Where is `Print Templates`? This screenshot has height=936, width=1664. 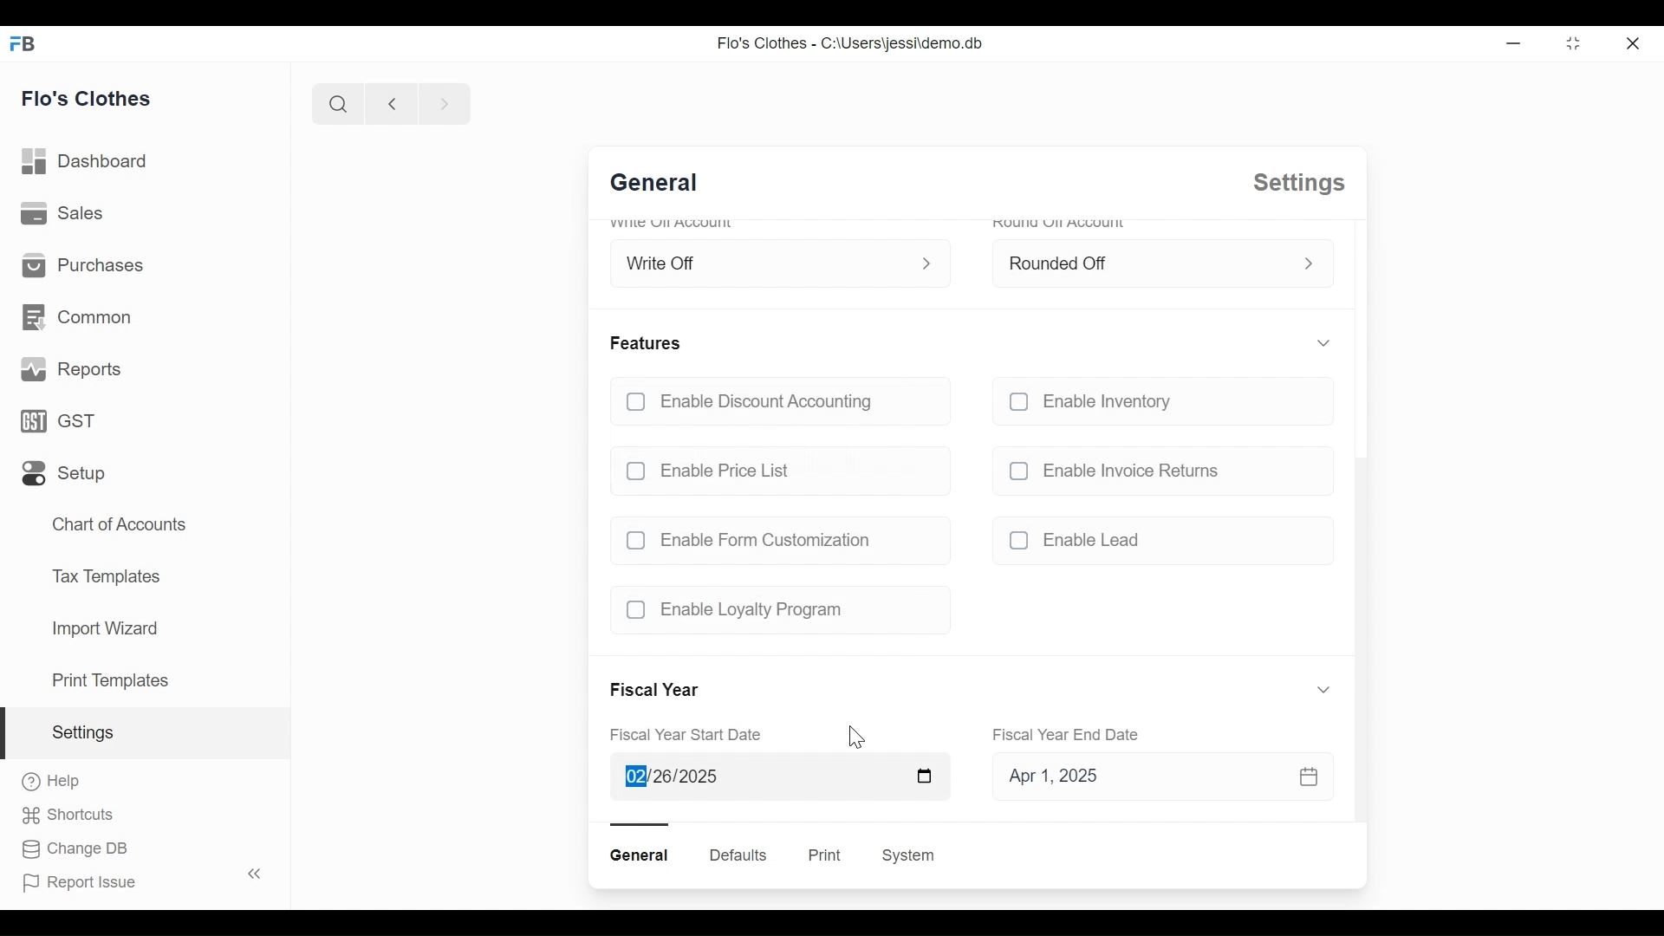 Print Templates is located at coordinates (110, 680).